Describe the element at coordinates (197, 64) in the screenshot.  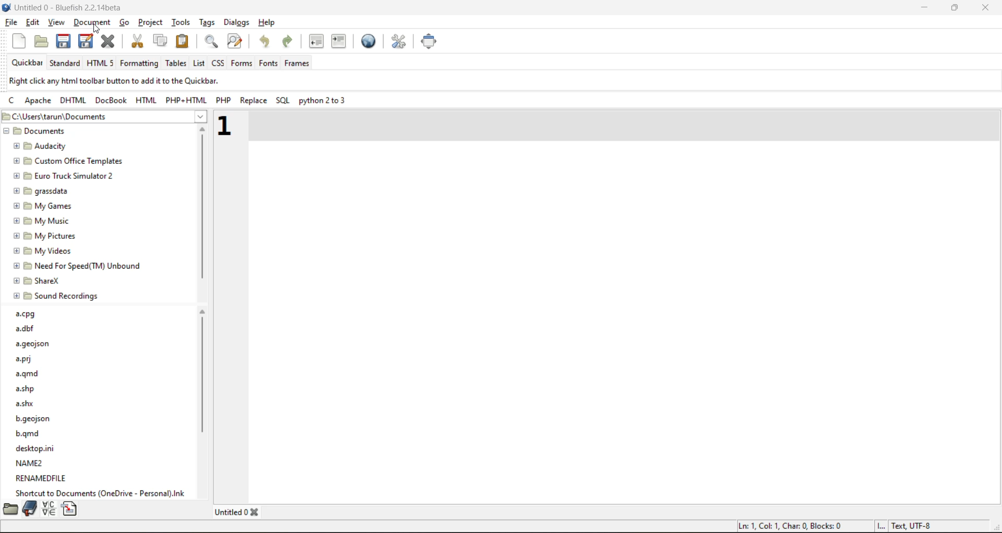
I see `list` at that location.